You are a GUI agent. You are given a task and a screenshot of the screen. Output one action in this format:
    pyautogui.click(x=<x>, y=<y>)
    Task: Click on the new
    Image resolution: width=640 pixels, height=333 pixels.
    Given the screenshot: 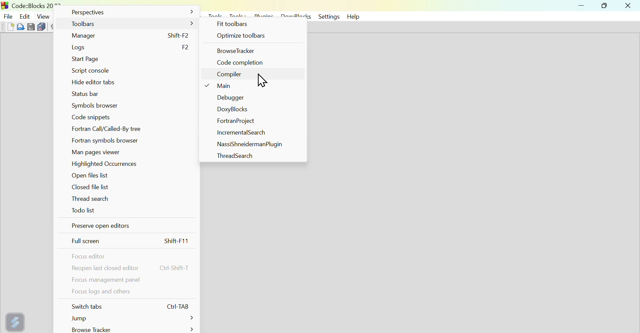 What is the action you would take?
    pyautogui.click(x=7, y=27)
    